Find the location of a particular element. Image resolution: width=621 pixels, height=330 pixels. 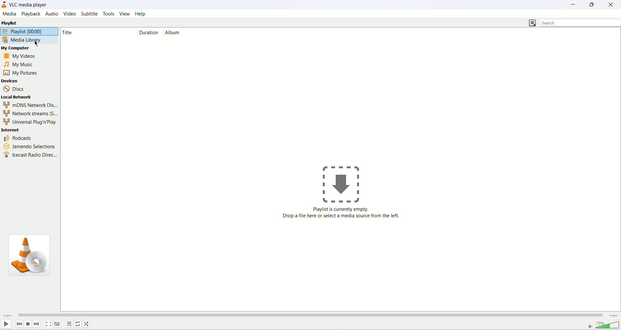

VLC media player is located at coordinates (30, 5).